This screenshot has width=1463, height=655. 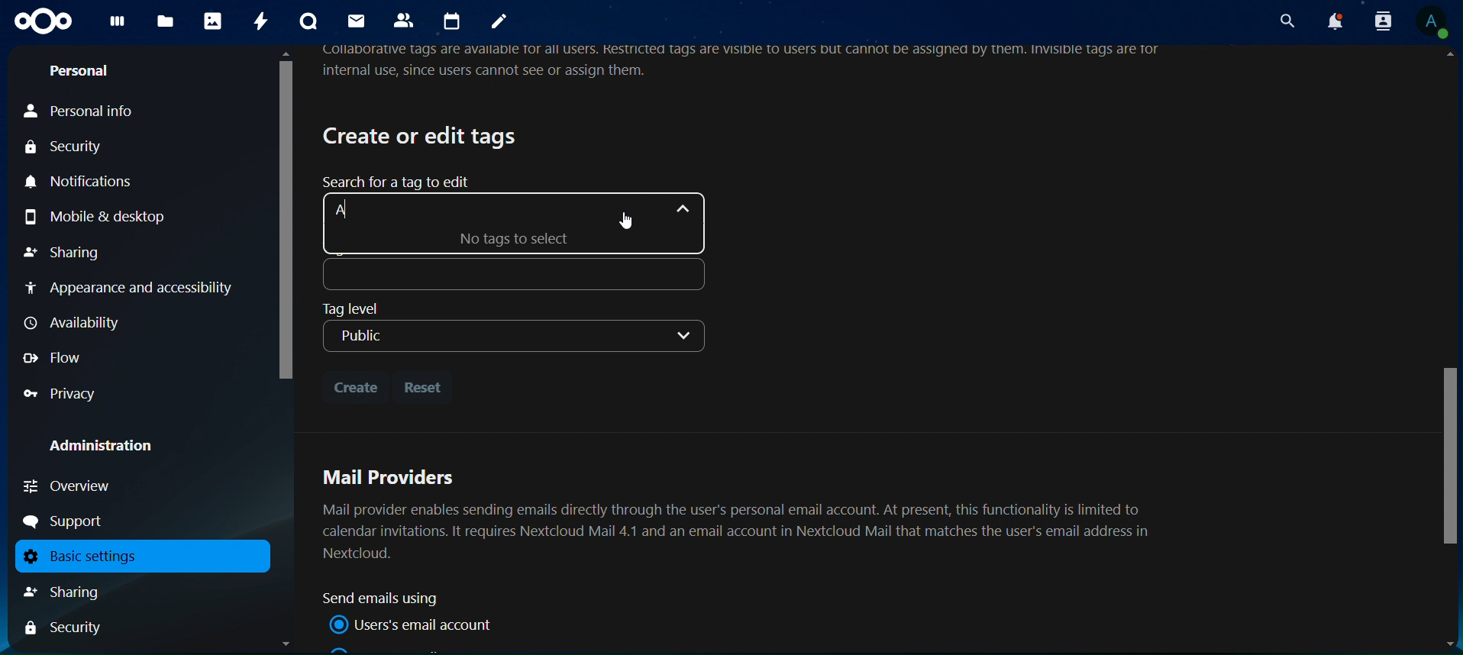 What do you see at coordinates (77, 323) in the screenshot?
I see `availability` at bounding box center [77, 323].